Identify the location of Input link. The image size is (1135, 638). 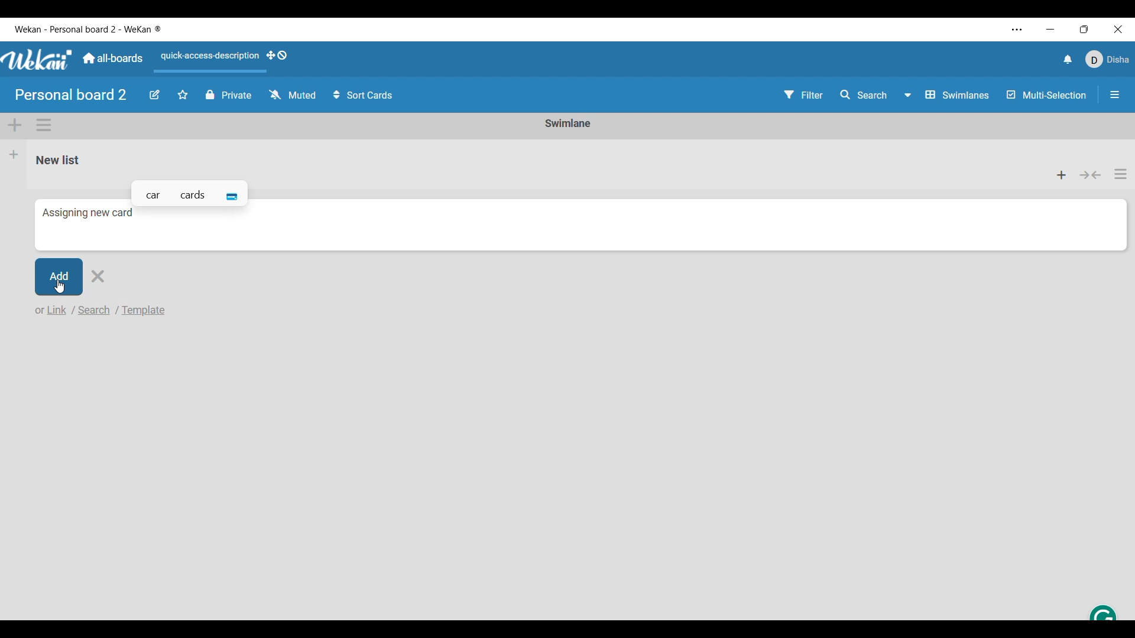
(51, 310).